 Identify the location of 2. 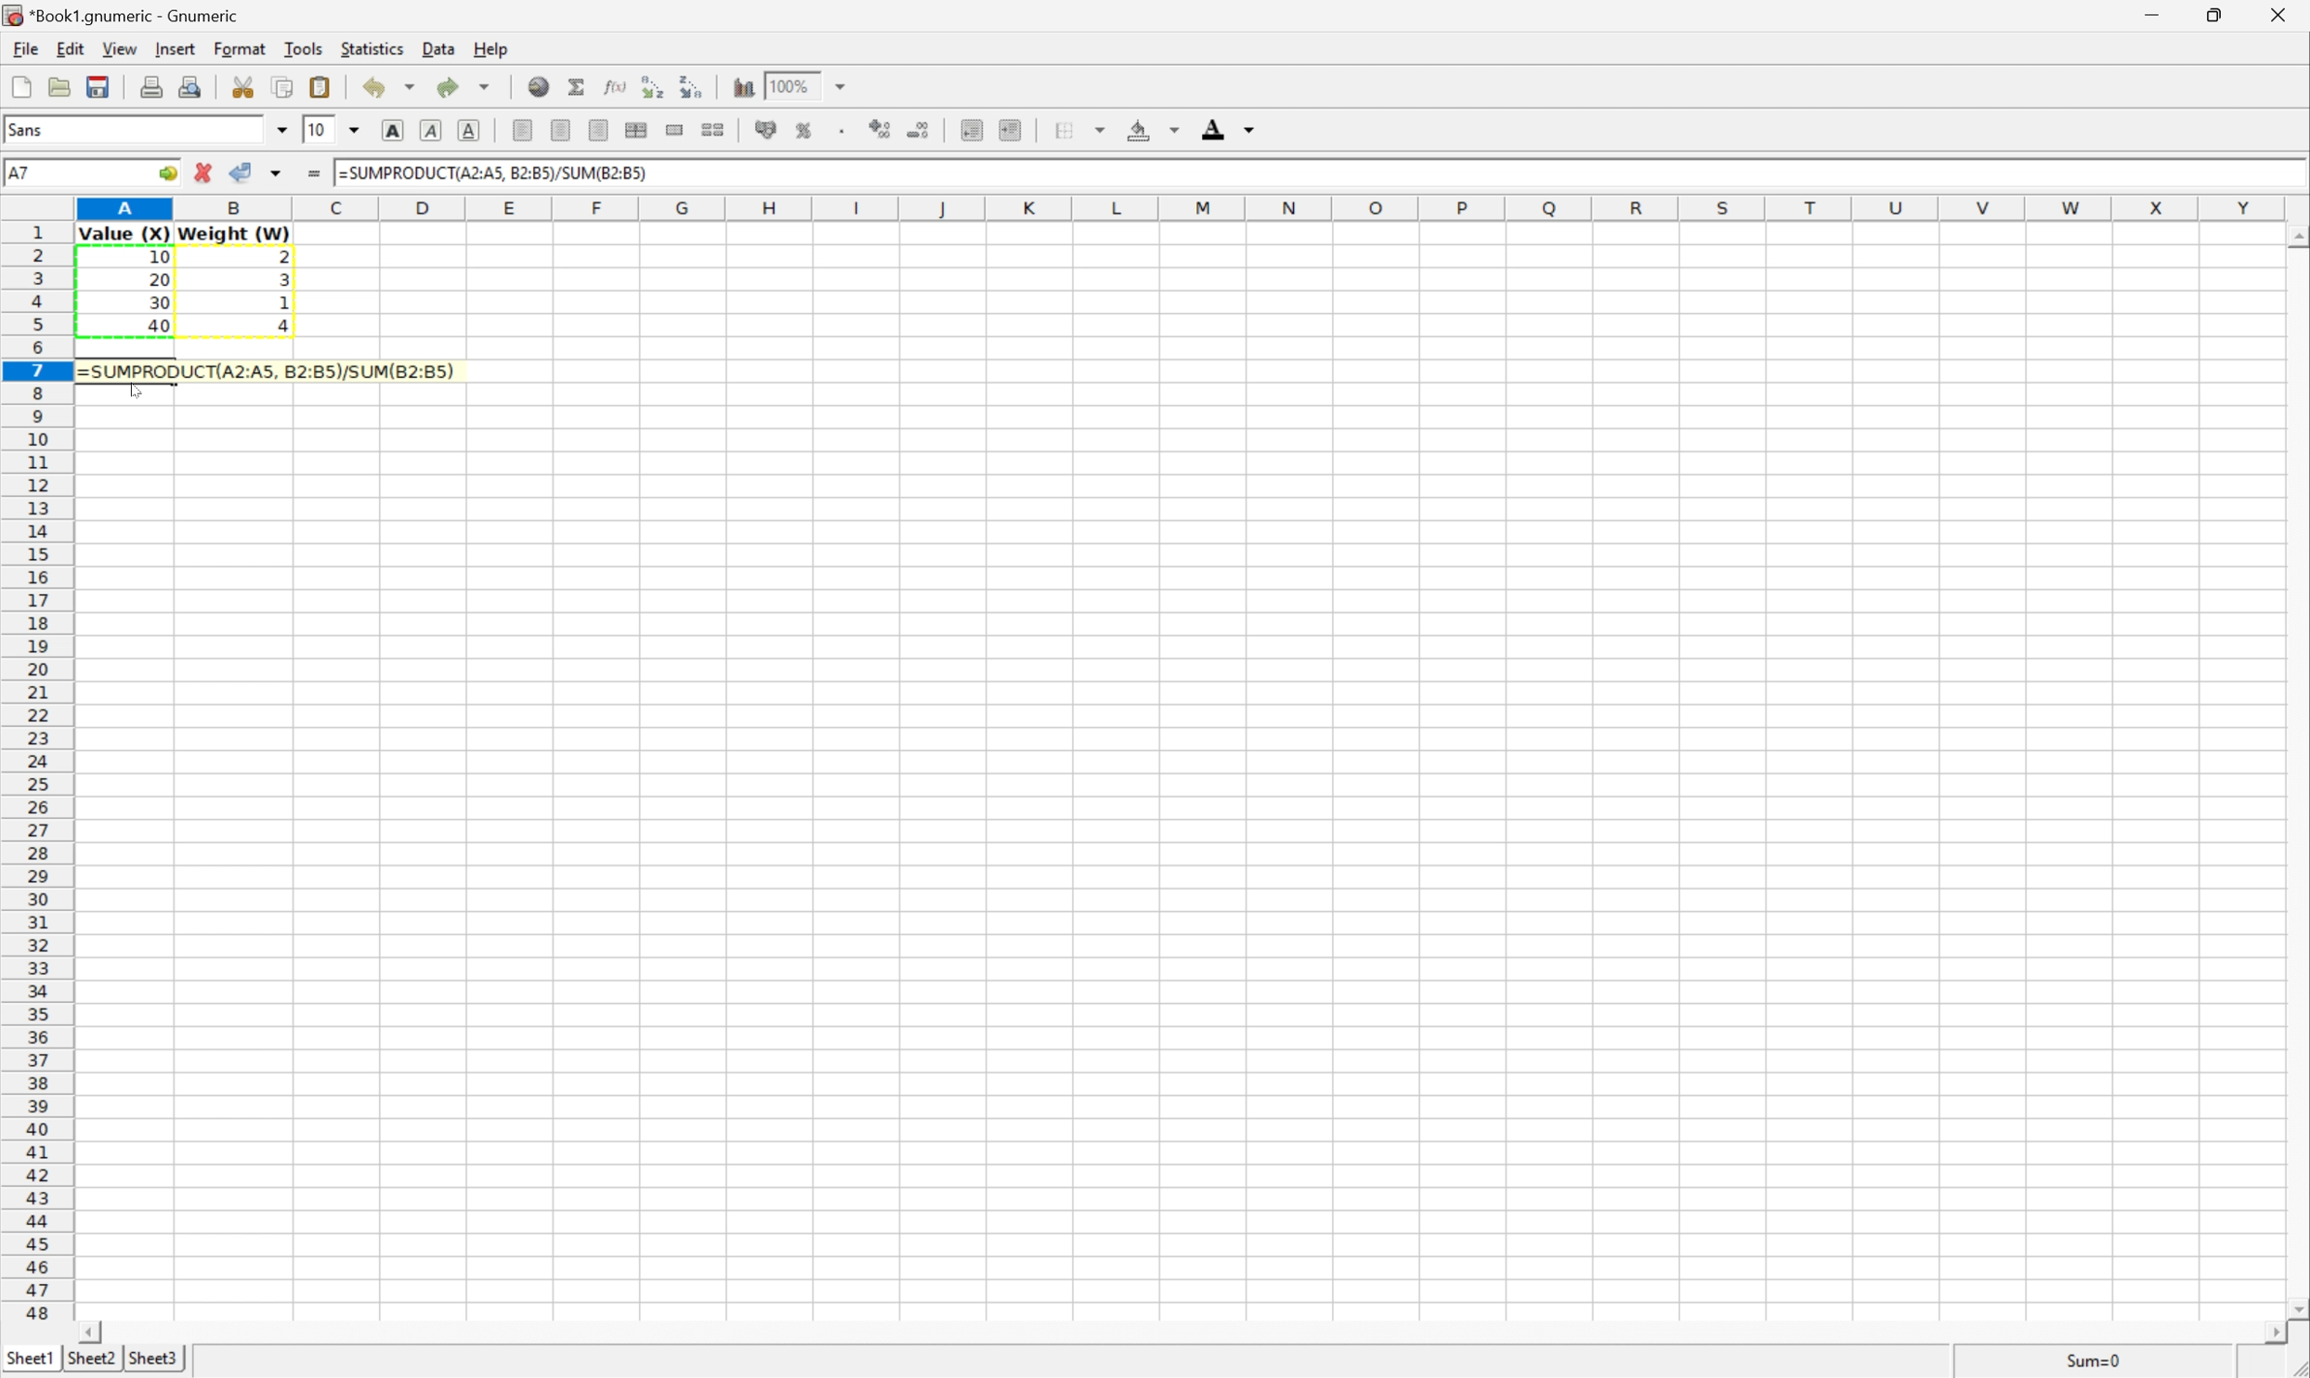
(291, 256).